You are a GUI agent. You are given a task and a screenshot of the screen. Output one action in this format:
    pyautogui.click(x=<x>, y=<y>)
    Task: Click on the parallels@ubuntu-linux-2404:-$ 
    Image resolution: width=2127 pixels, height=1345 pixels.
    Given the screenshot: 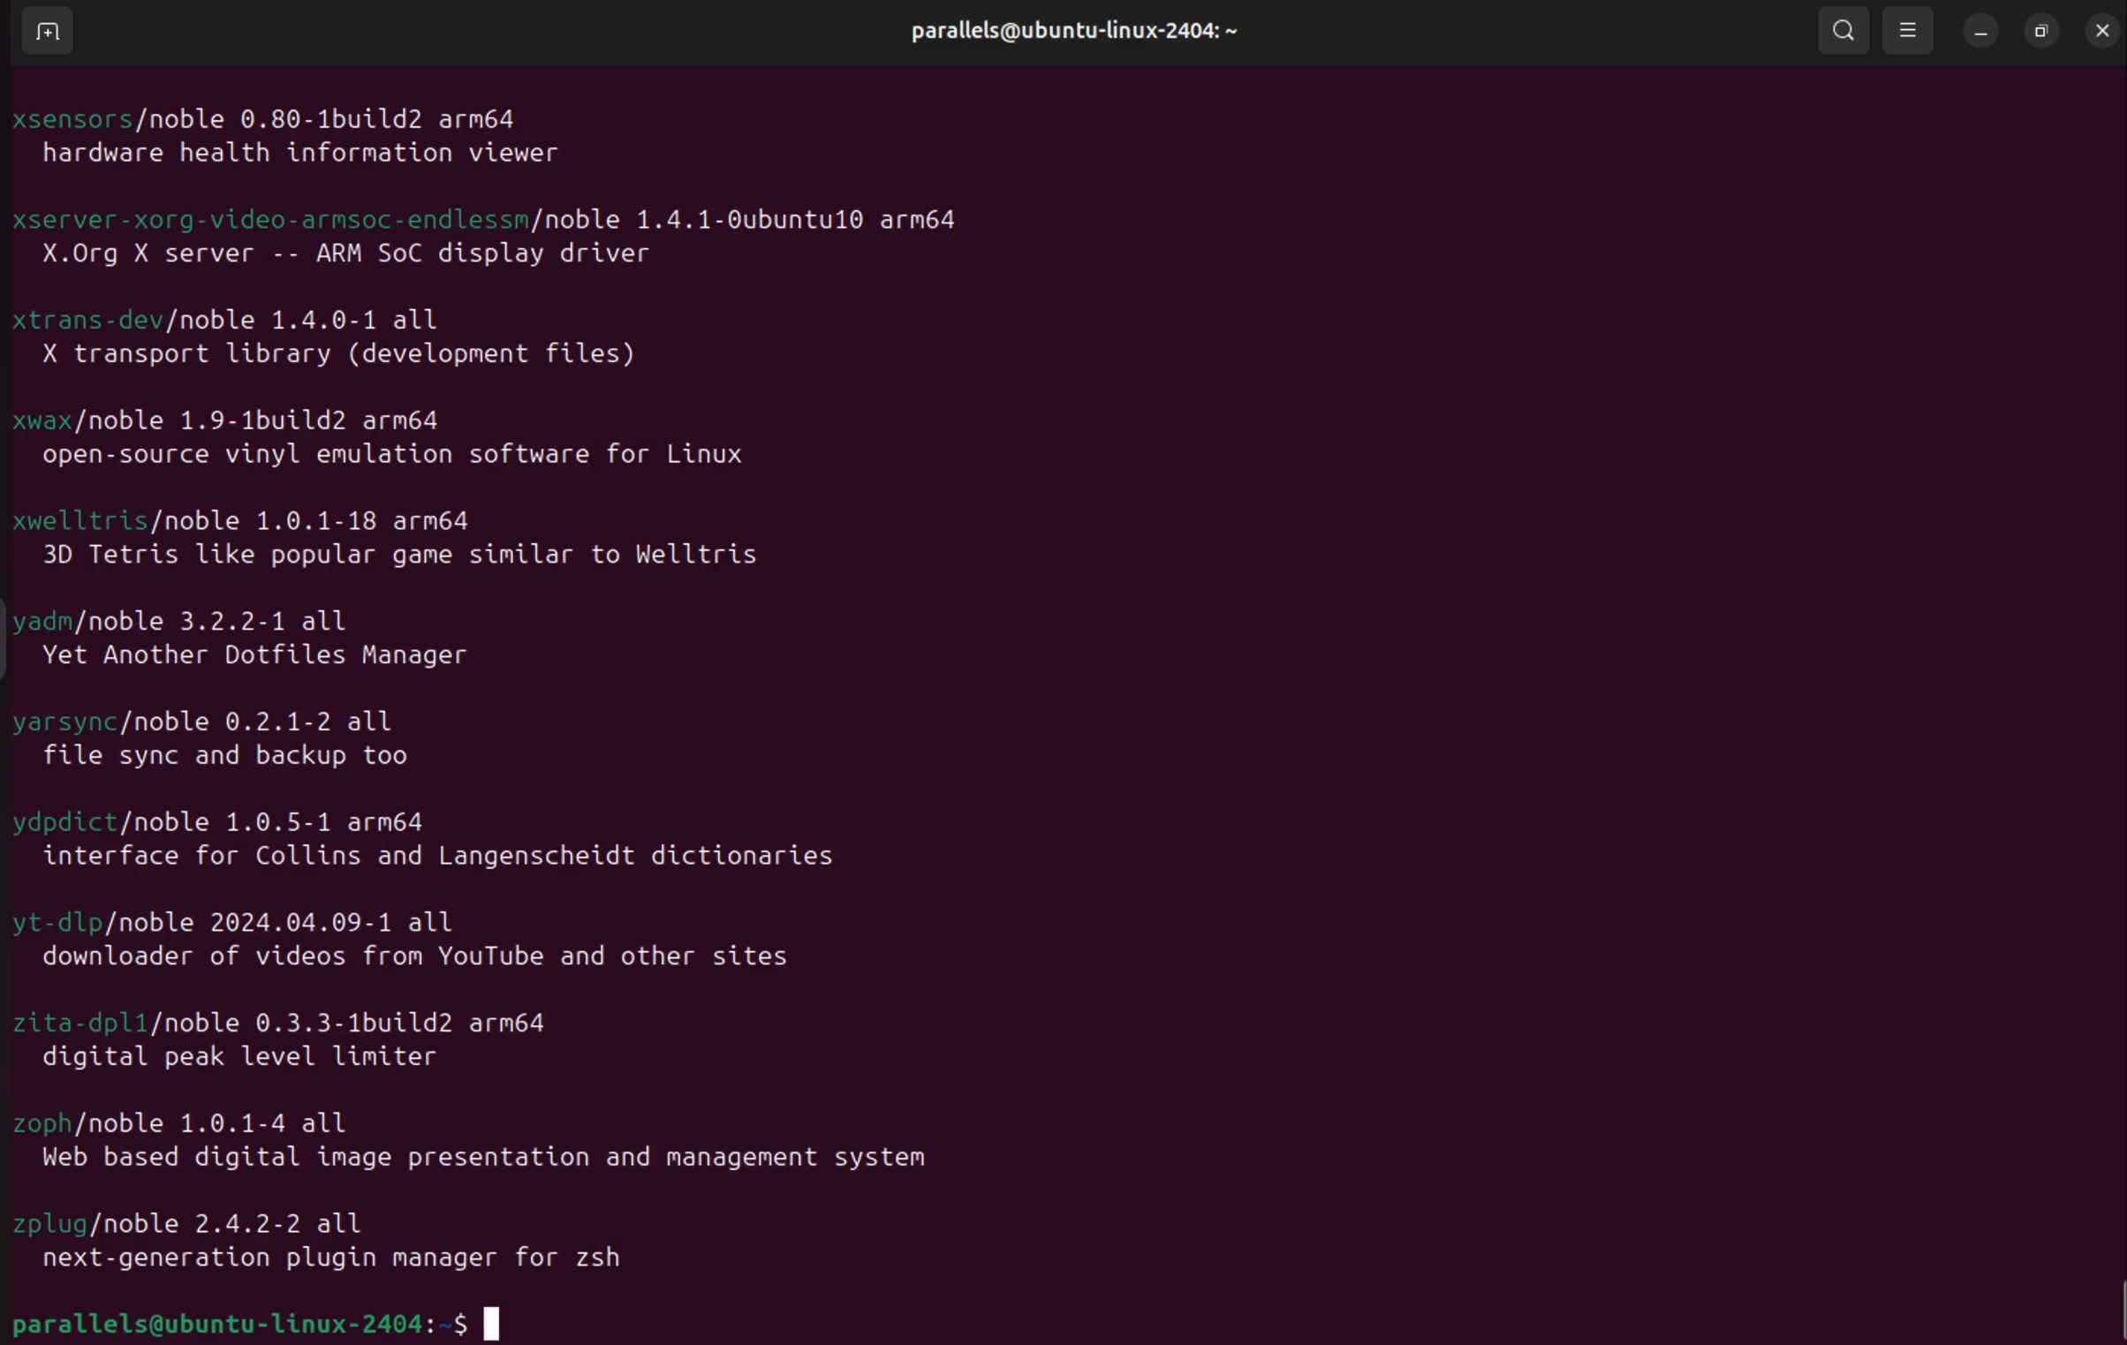 What is the action you would take?
    pyautogui.click(x=289, y=1319)
    